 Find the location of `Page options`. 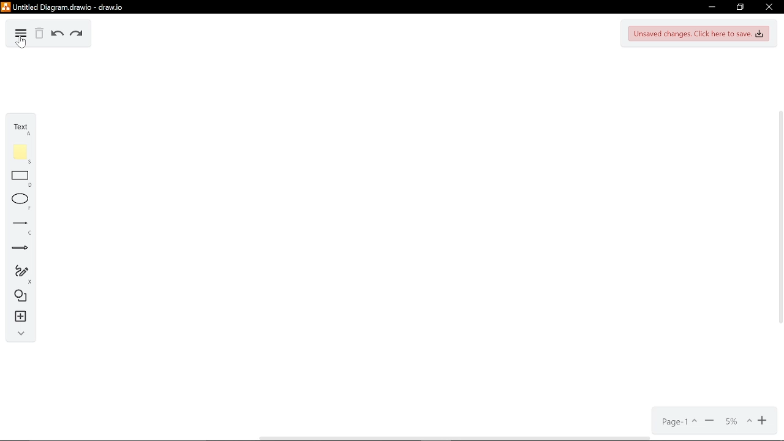

Page options is located at coordinates (677, 421).